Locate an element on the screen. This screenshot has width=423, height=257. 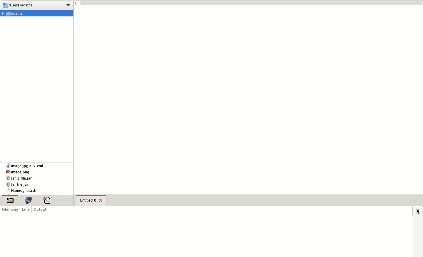
untitled 0 is located at coordinates (87, 200).